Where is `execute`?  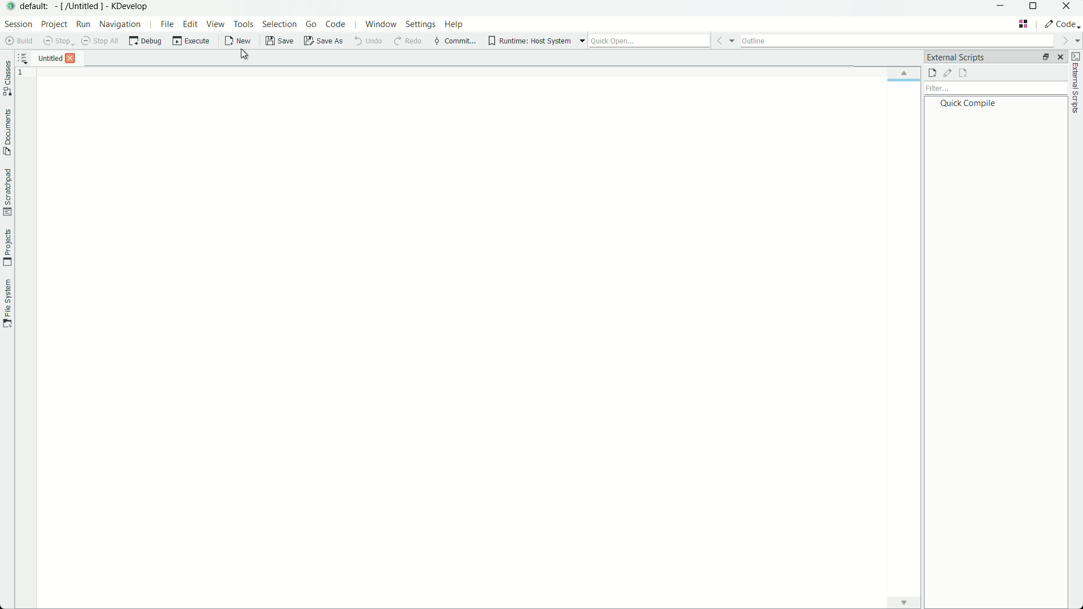 execute is located at coordinates (190, 41).